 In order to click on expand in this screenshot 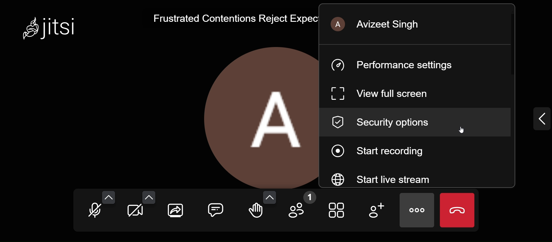, I will do `click(533, 120)`.